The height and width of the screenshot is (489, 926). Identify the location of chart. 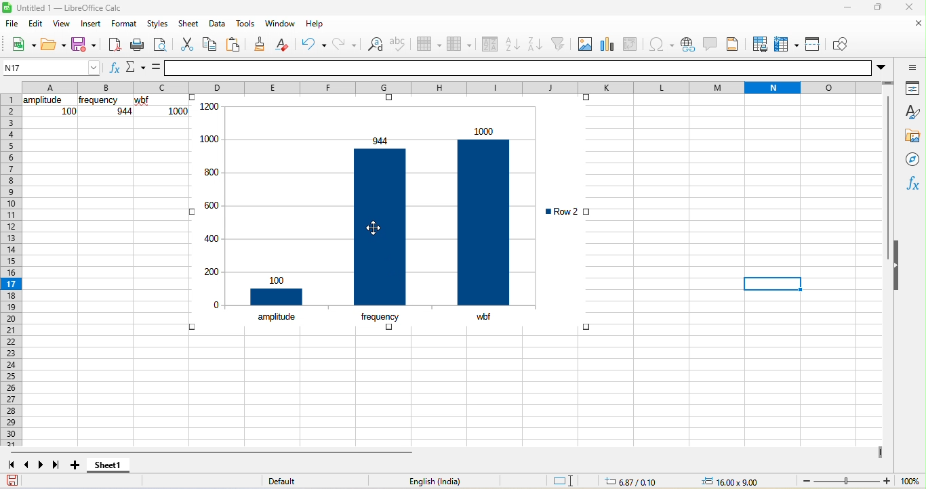
(364, 200).